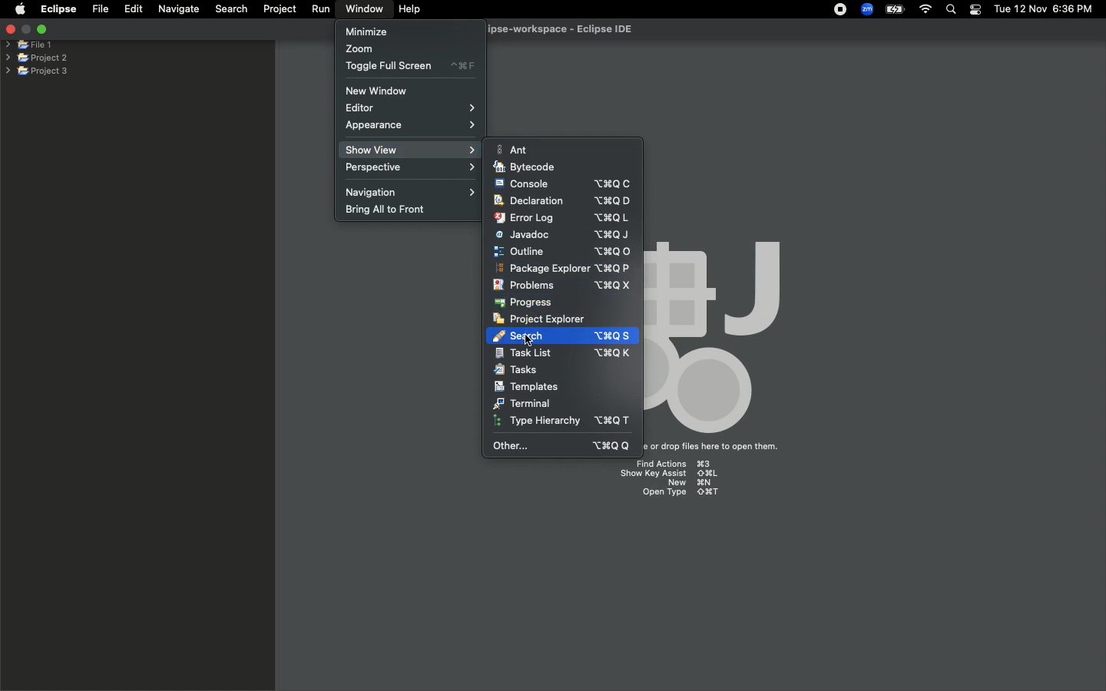 The height and width of the screenshot is (691, 1106). I want to click on Internet, so click(926, 10).